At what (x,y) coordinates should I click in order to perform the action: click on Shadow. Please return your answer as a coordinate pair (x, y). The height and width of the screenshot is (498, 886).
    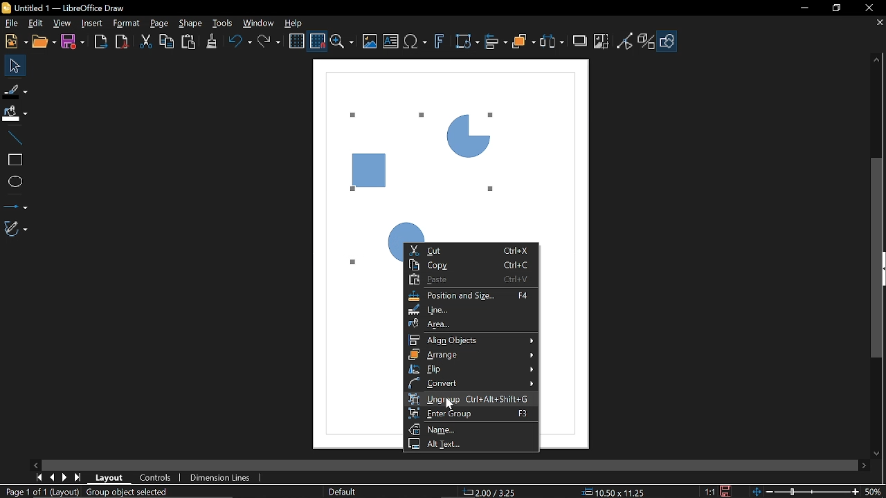
    Looking at the image, I should click on (580, 41).